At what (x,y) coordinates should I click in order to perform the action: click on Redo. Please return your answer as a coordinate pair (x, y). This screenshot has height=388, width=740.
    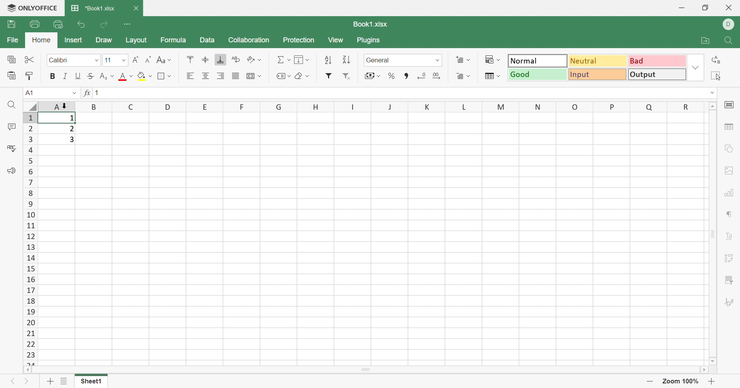
    Looking at the image, I should click on (105, 25).